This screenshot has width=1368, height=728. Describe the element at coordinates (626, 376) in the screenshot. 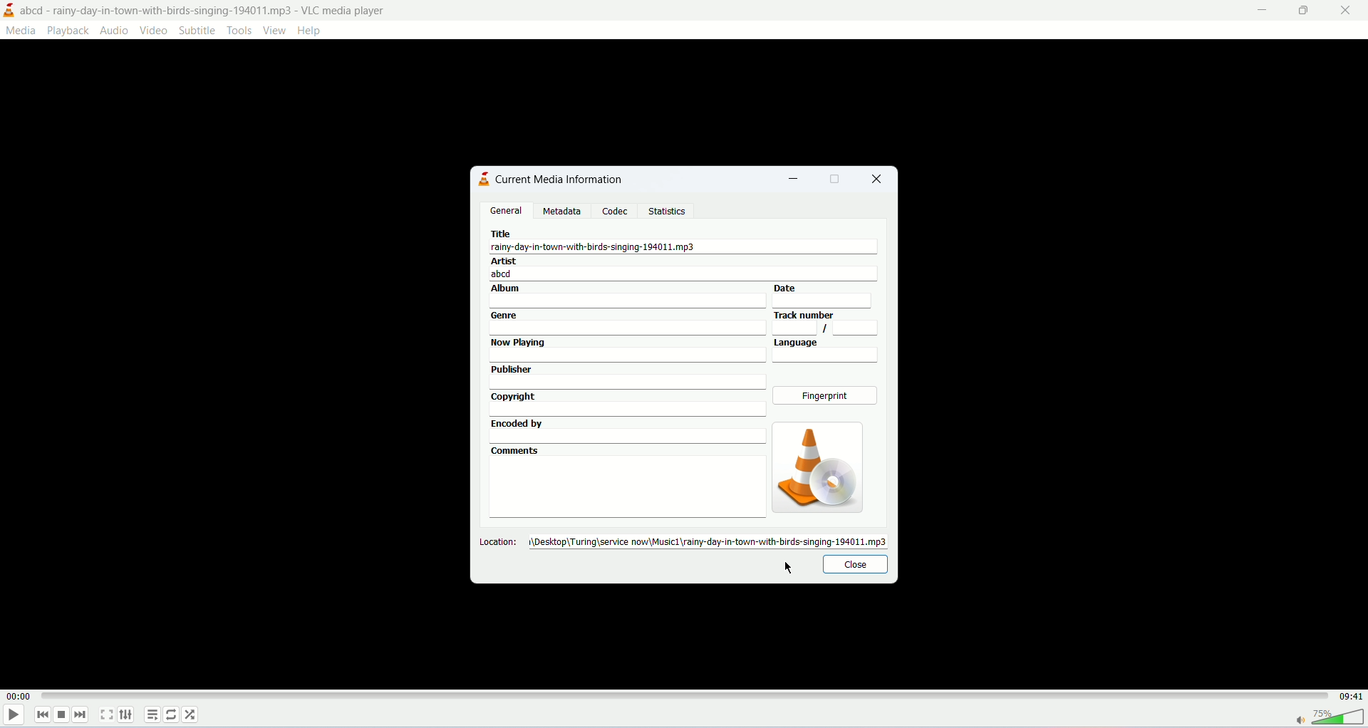

I see `publisher` at that location.